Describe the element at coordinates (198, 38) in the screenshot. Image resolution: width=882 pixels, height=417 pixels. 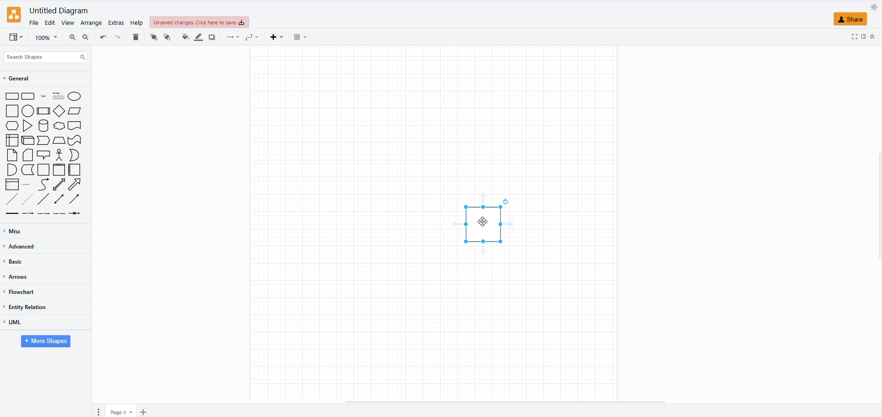
I see `line color` at that location.